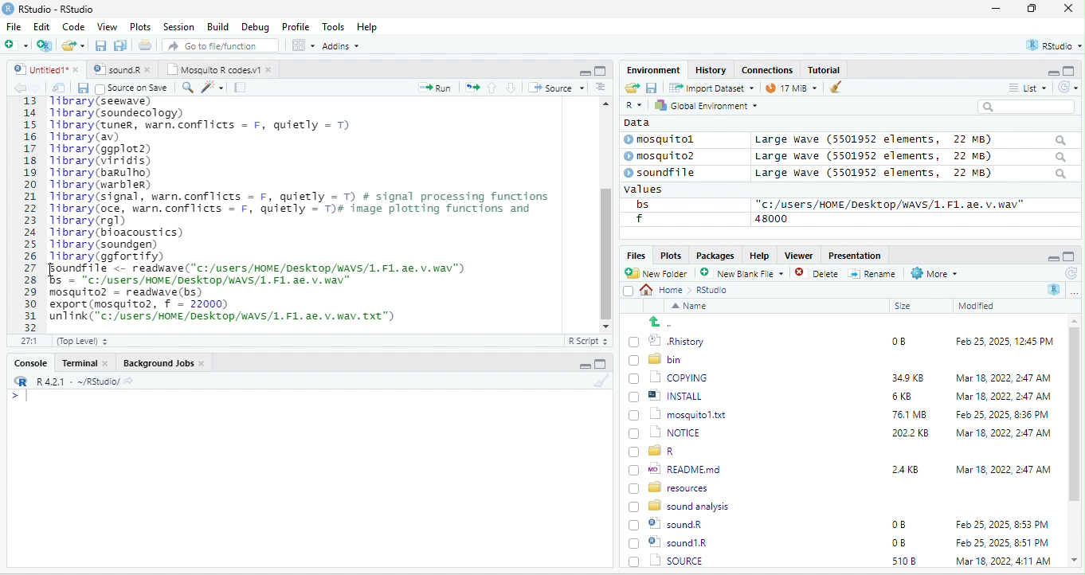 The width and height of the screenshot is (1085, 575). Describe the element at coordinates (819, 274) in the screenshot. I see `Delete` at that location.